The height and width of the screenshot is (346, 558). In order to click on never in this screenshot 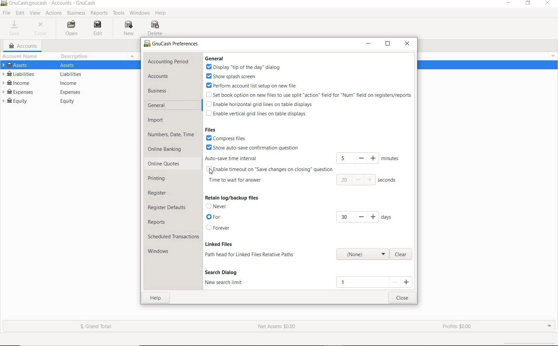, I will do `click(218, 207)`.